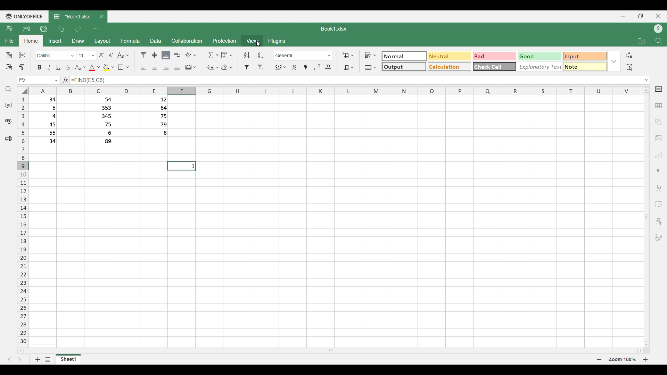  I want to click on Align bottom, current selection highlighted, so click(166, 55).